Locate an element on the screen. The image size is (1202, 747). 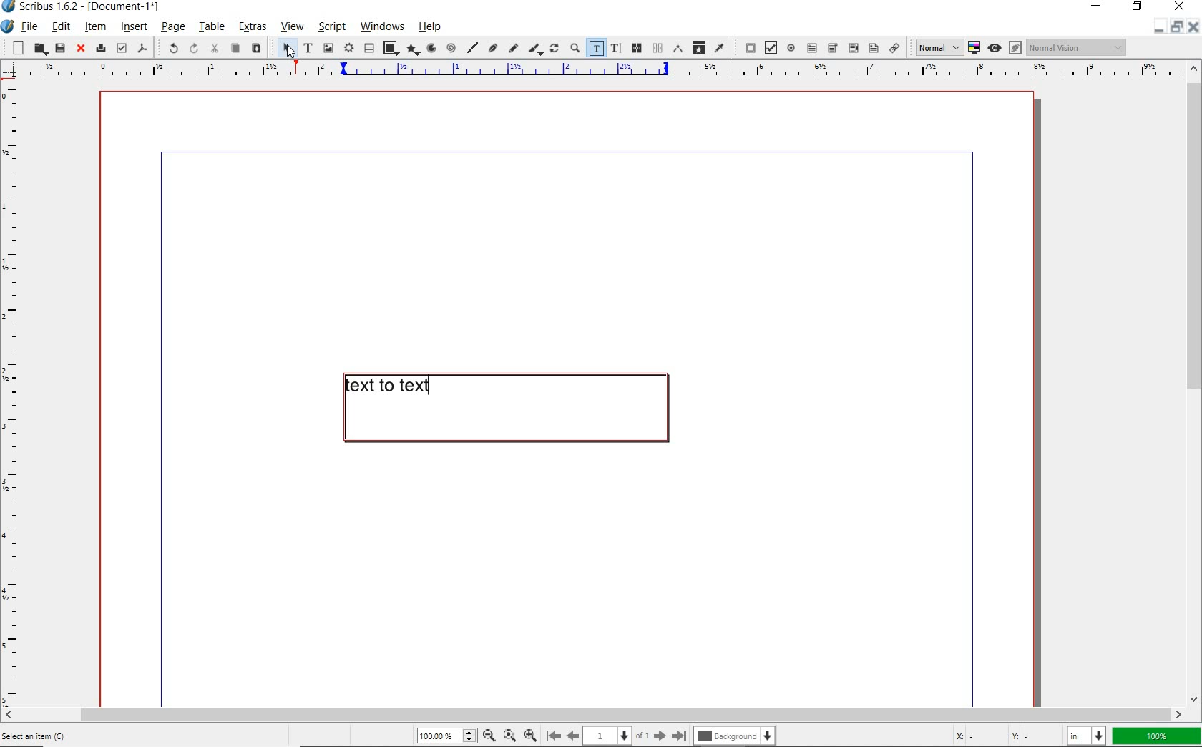
100% is located at coordinates (444, 736).